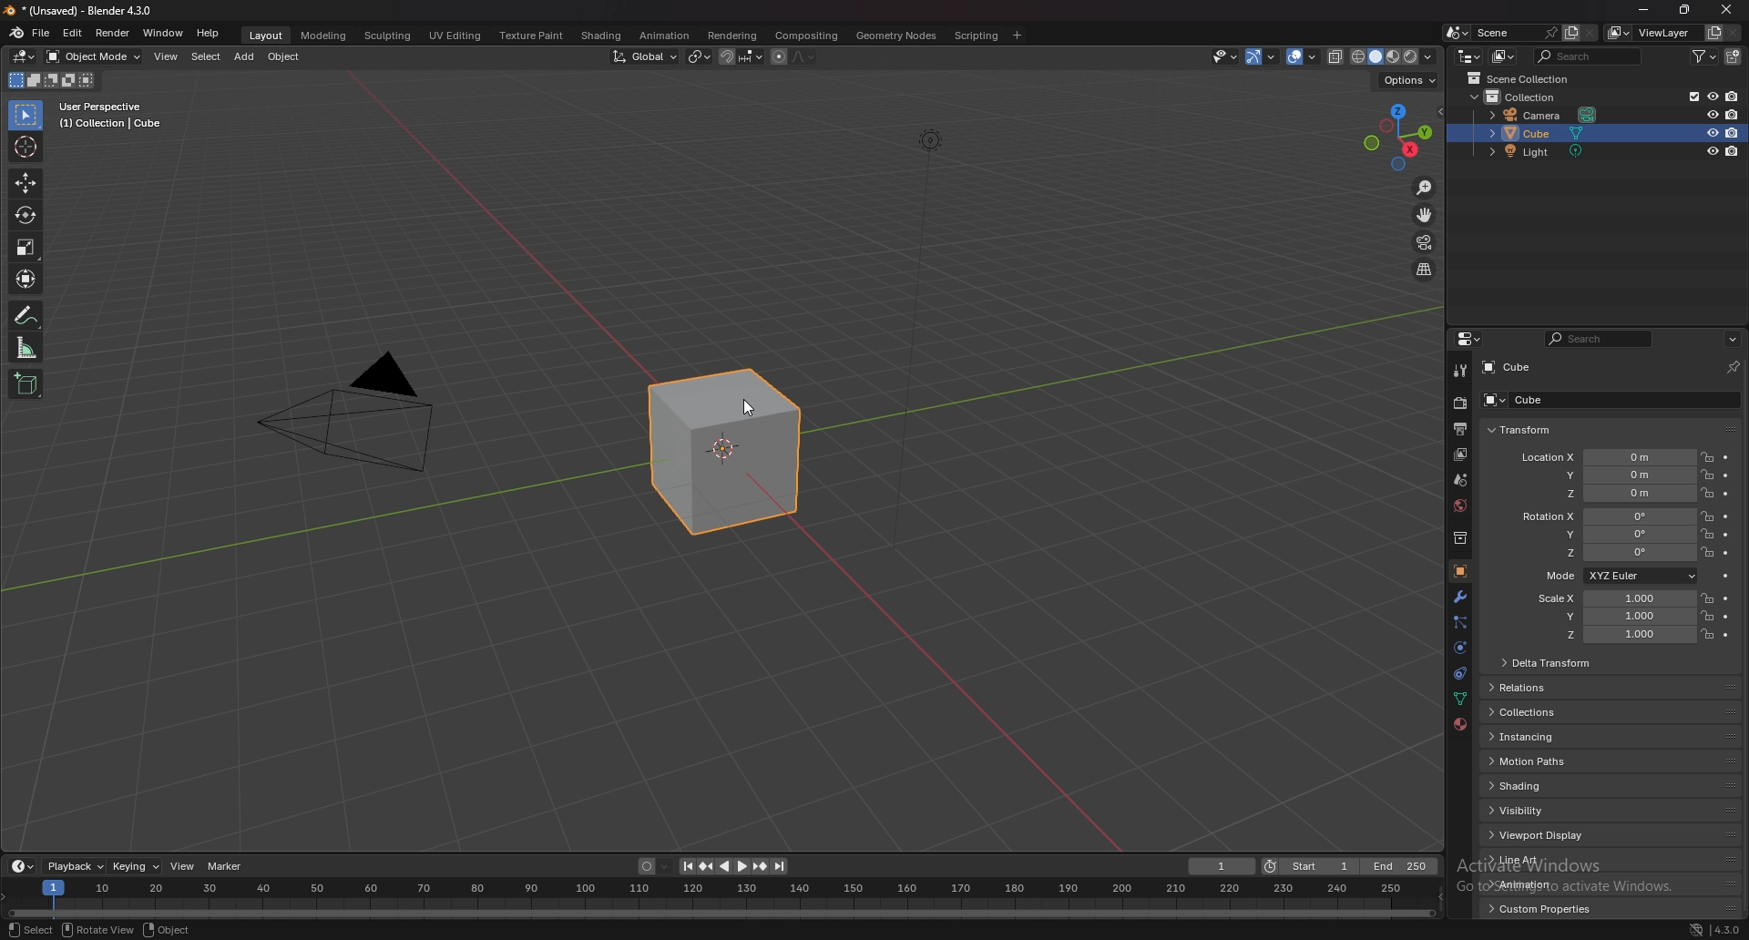  I want to click on new collection, so click(1734, 57).